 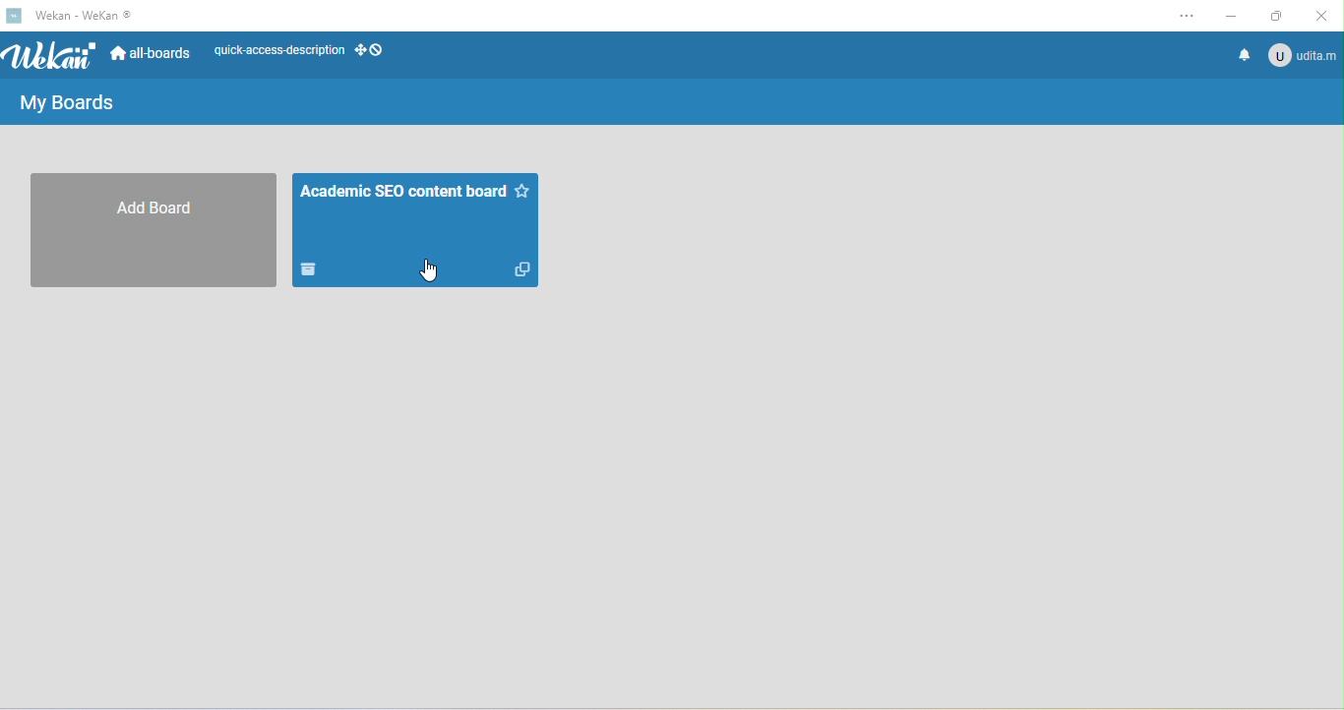 I want to click on desktop grab handles, so click(x=366, y=51).